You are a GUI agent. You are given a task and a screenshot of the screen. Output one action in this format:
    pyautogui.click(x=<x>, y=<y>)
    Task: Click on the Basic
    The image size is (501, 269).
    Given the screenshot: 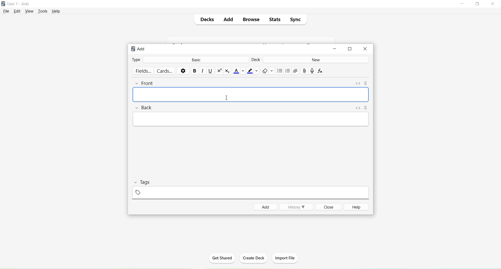 What is the action you would take?
    pyautogui.click(x=195, y=60)
    